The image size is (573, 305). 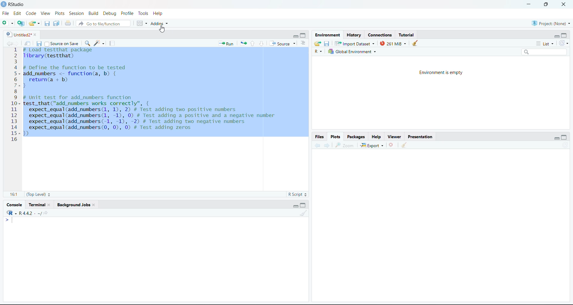 What do you see at coordinates (57, 23) in the screenshot?
I see `Save all the open documents` at bounding box center [57, 23].